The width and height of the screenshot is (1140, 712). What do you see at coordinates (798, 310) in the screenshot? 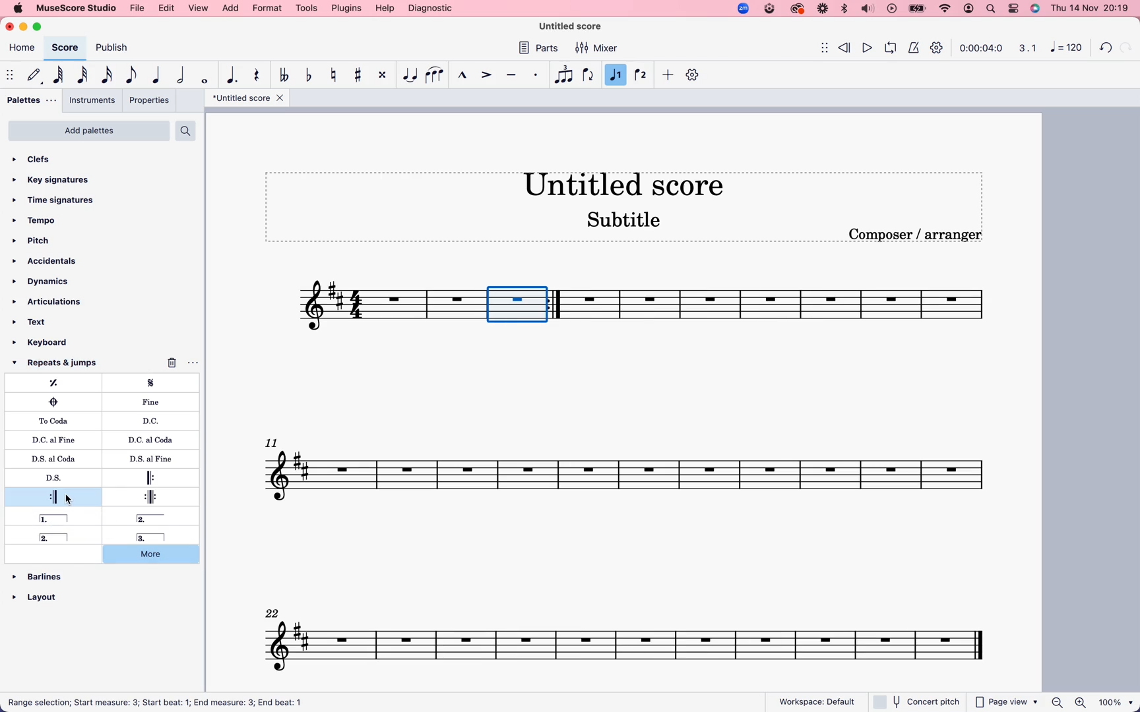
I see `score` at bounding box center [798, 310].